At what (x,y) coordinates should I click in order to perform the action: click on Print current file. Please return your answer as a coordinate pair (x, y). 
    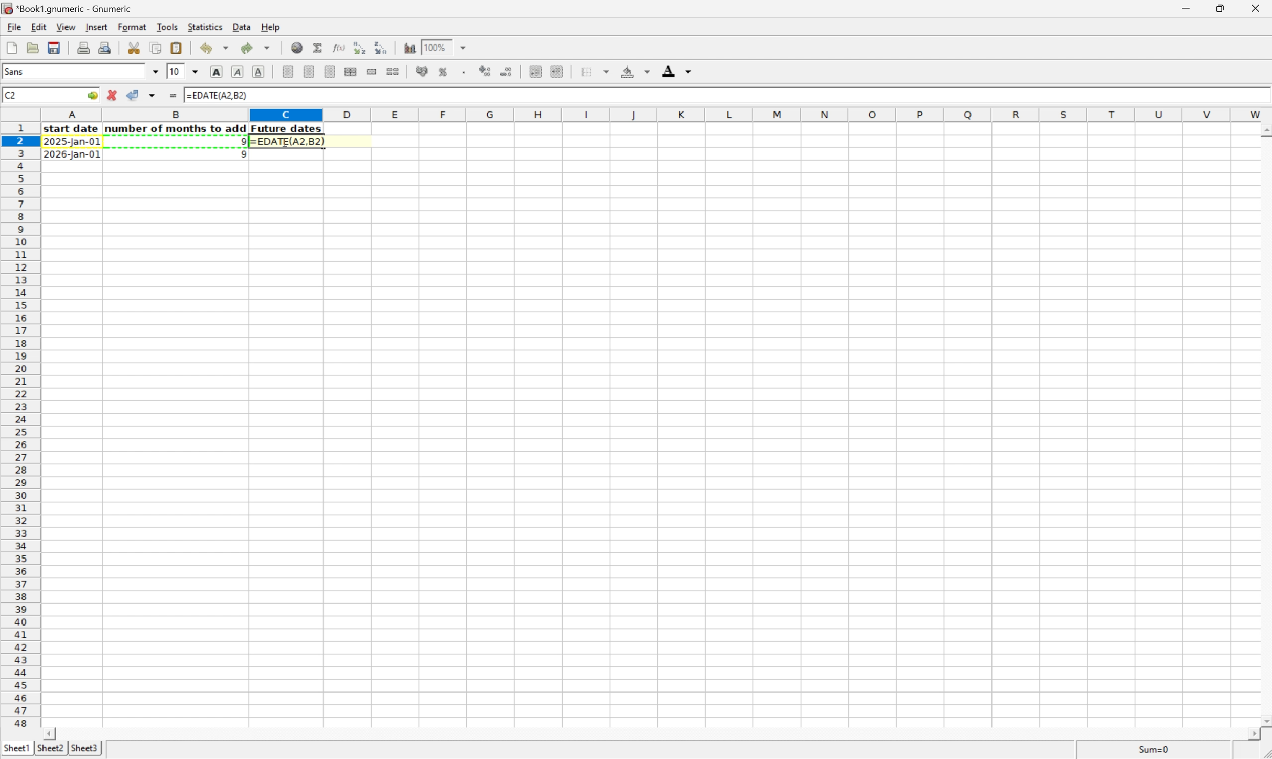
    Looking at the image, I should click on (85, 48).